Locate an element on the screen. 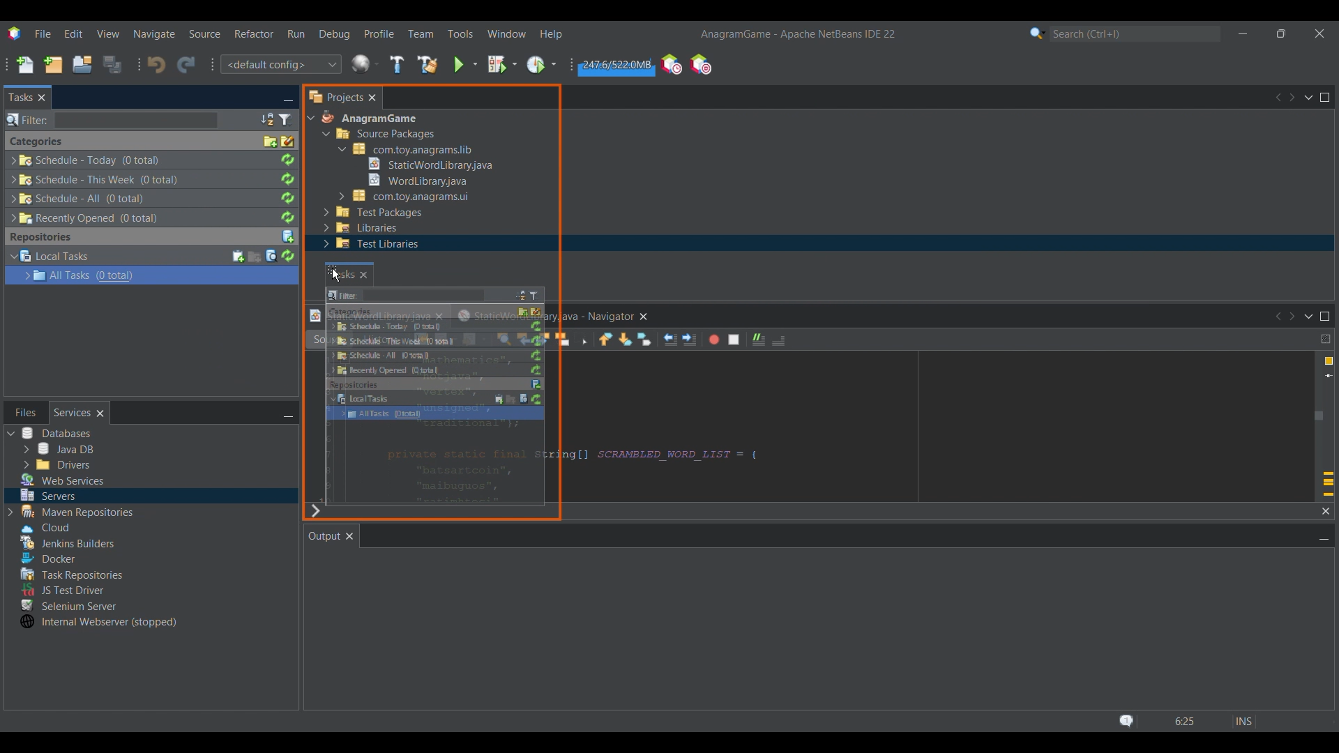 The width and height of the screenshot is (1339, 753).  is located at coordinates (76, 512).